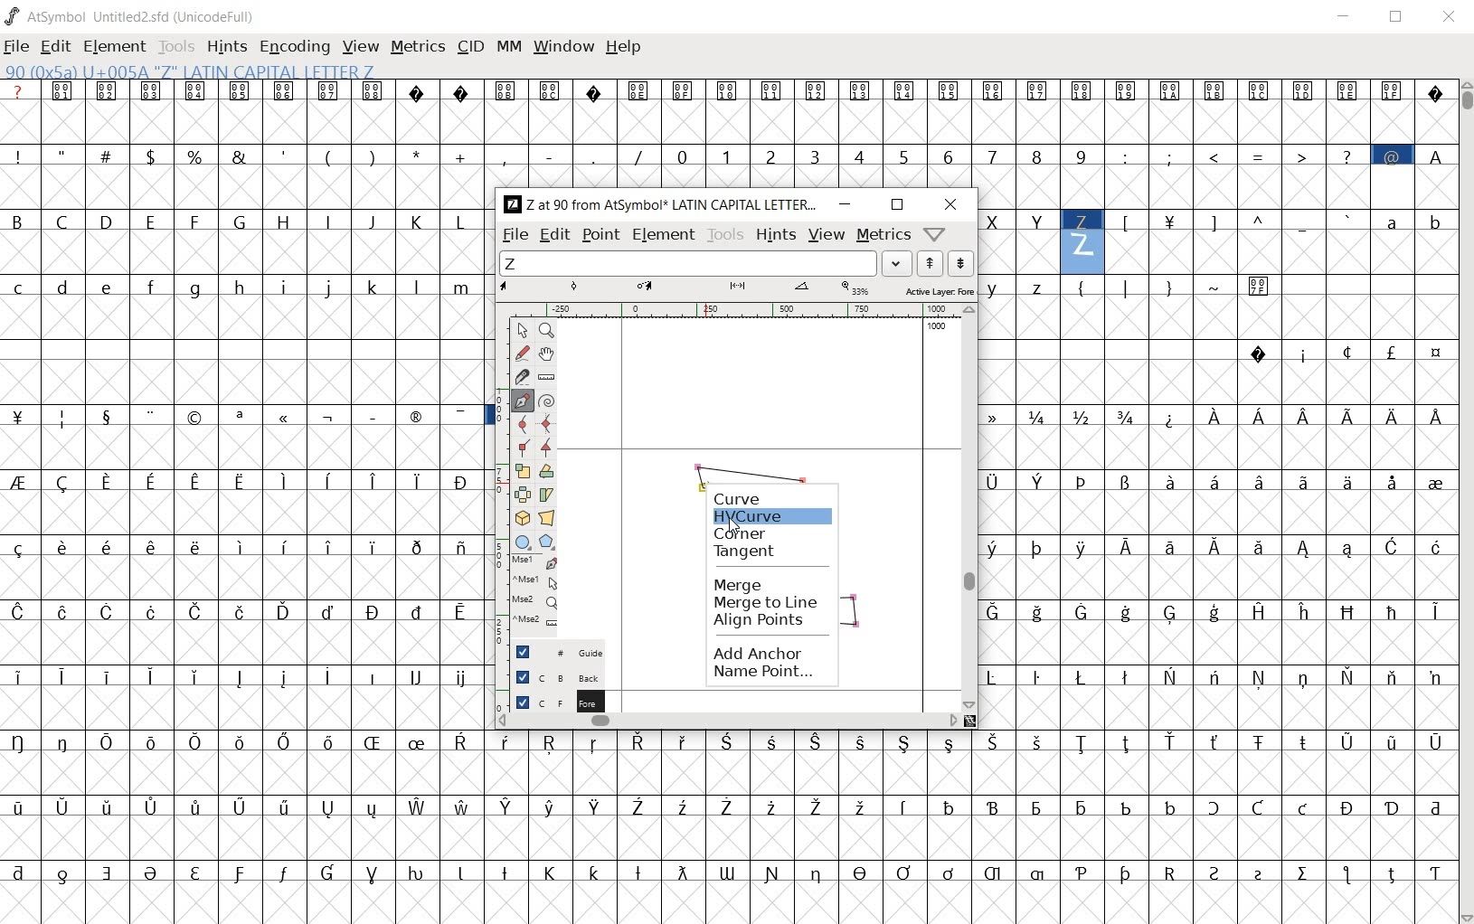 The height and width of the screenshot is (924, 1474). What do you see at coordinates (178, 45) in the screenshot?
I see `tools` at bounding box center [178, 45].